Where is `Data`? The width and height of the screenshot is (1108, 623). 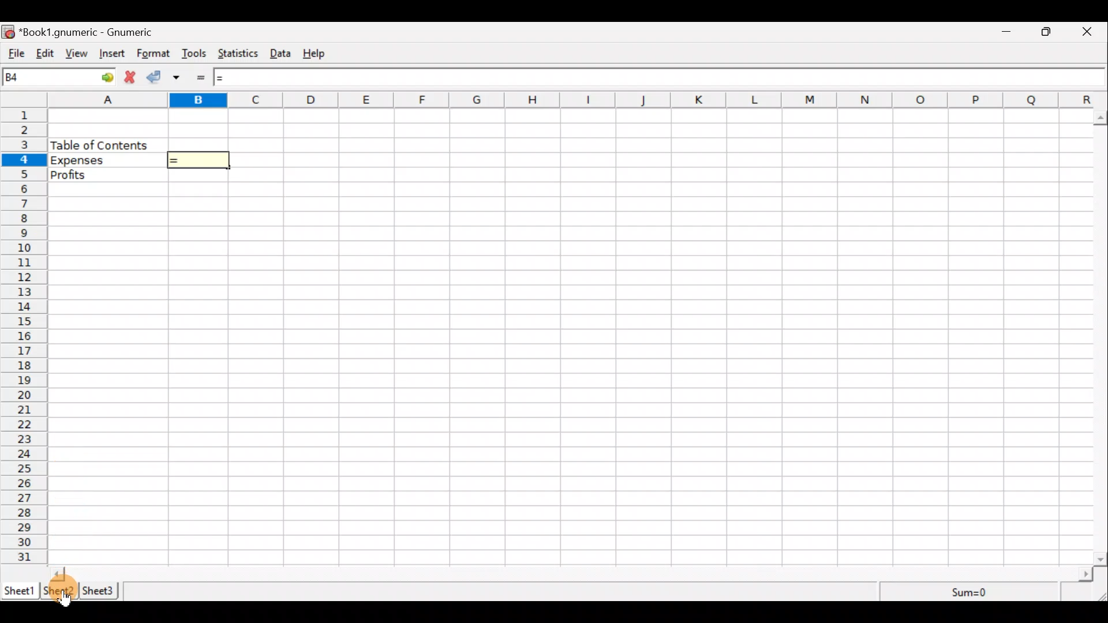
Data is located at coordinates (284, 54).